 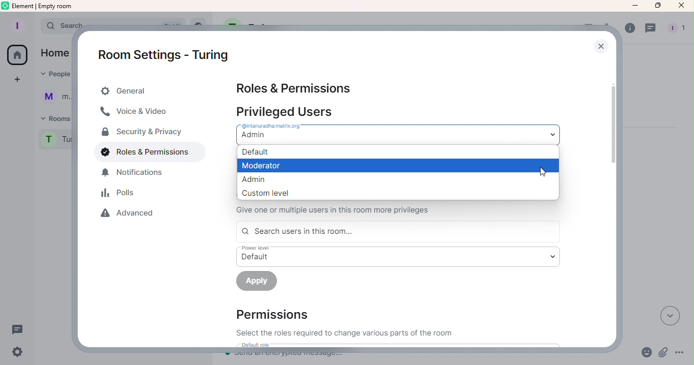 What do you see at coordinates (628, 30) in the screenshot?
I see `Room info` at bounding box center [628, 30].